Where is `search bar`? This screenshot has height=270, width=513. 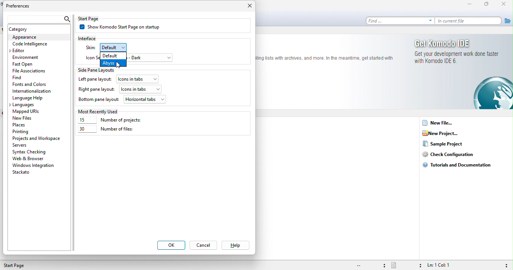
search bar is located at coordinates (38, 18).